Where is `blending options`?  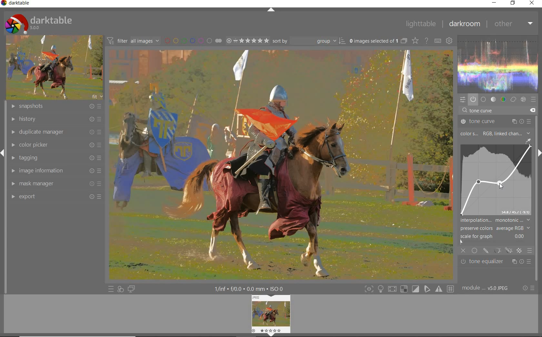 blending options is located at coordinates (529, 250).